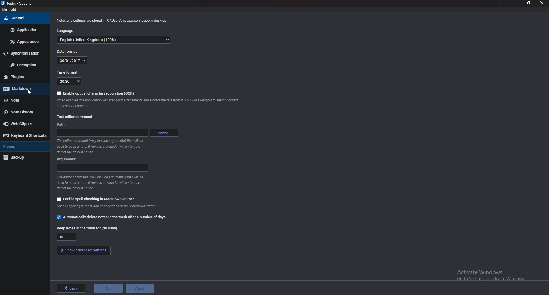 This screenshot has height=295, width=549. What do you see at coordinates (68, 31) in the screenshot?
I see `Language` at bounding box center [68, 31].